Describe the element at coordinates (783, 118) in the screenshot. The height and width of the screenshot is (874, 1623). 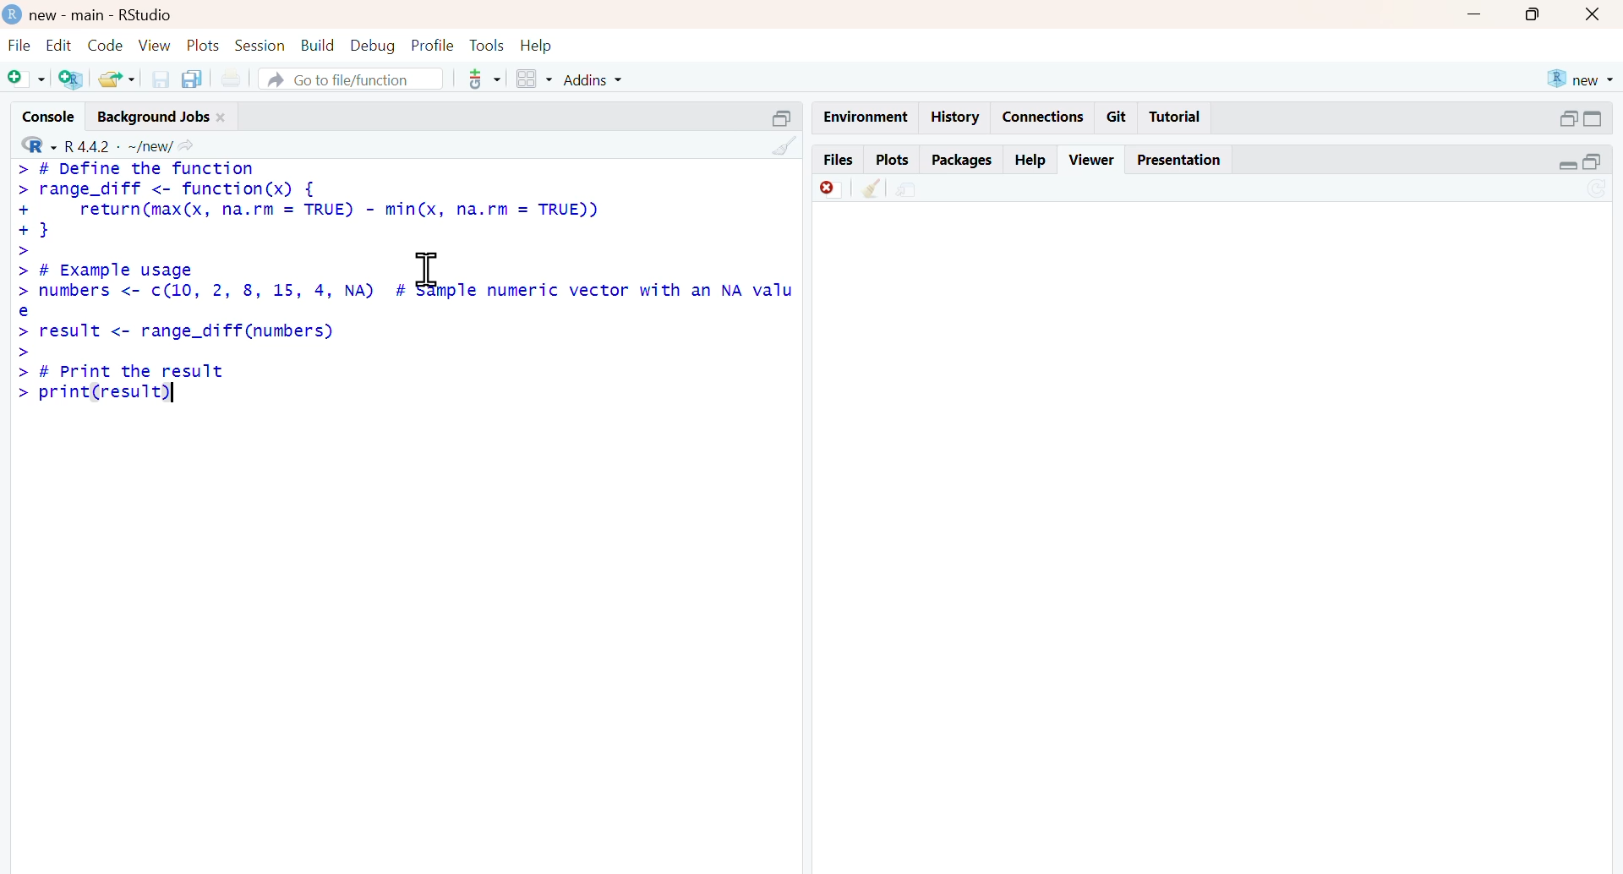
I see `` at that location.